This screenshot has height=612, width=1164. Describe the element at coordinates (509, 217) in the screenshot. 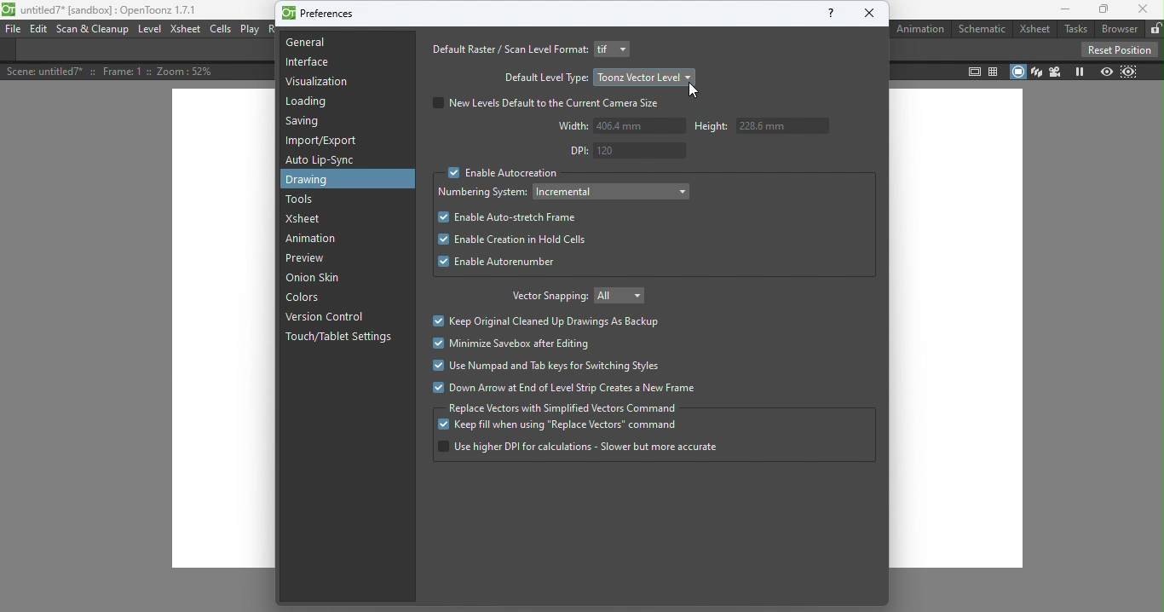

I see `Enable auto-stretch frame` at that location.